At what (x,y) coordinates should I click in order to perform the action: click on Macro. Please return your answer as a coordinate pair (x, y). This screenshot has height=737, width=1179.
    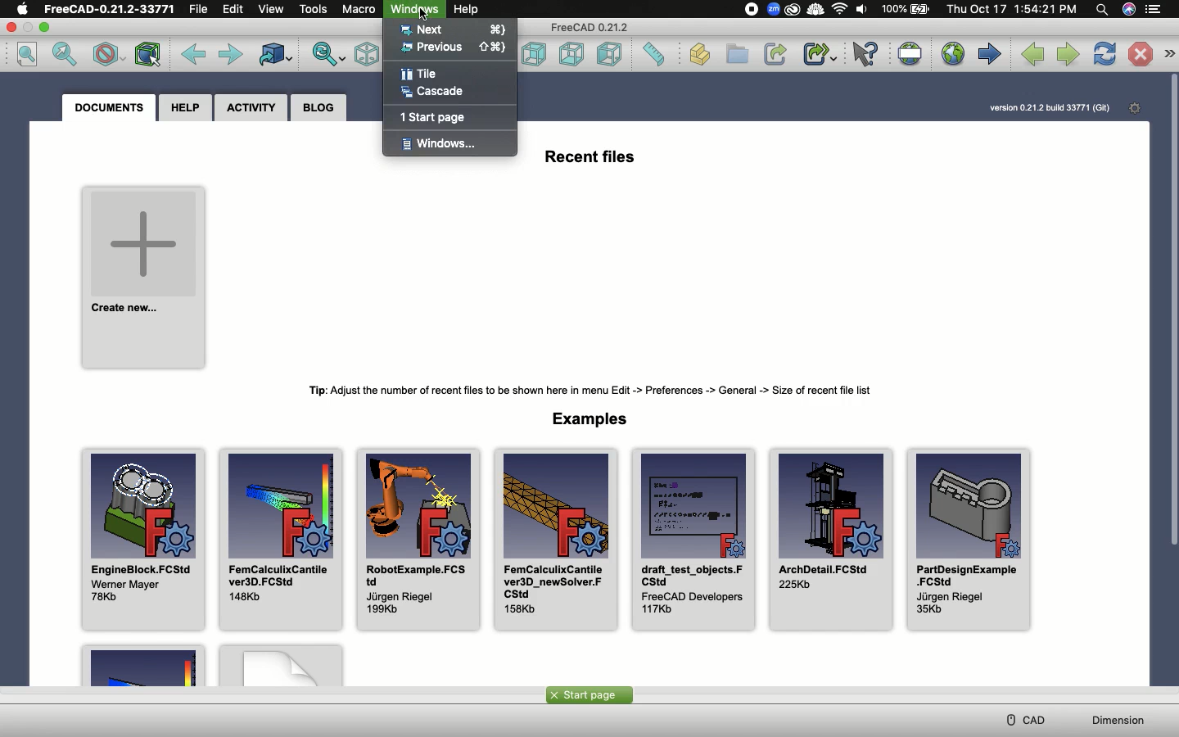
    Looking at the image, I should click on (359, 9).